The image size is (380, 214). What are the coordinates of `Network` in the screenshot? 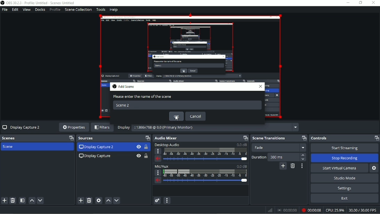 It's located at (269, 210).